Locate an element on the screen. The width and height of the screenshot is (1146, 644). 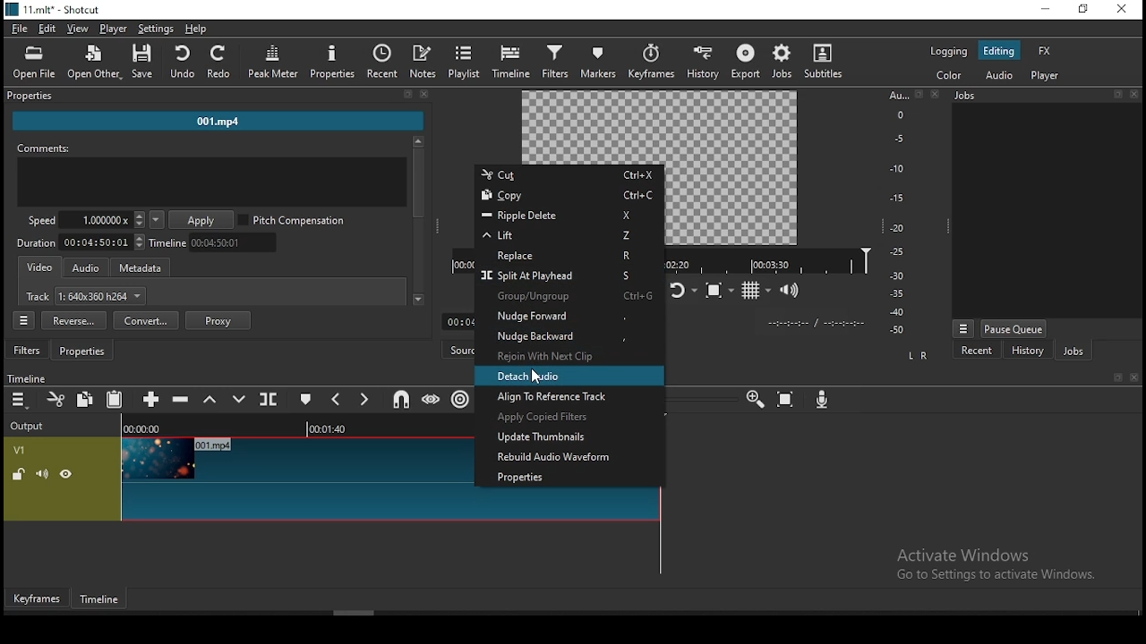
toggle grid display on the player is located at coordinates (758, 291).